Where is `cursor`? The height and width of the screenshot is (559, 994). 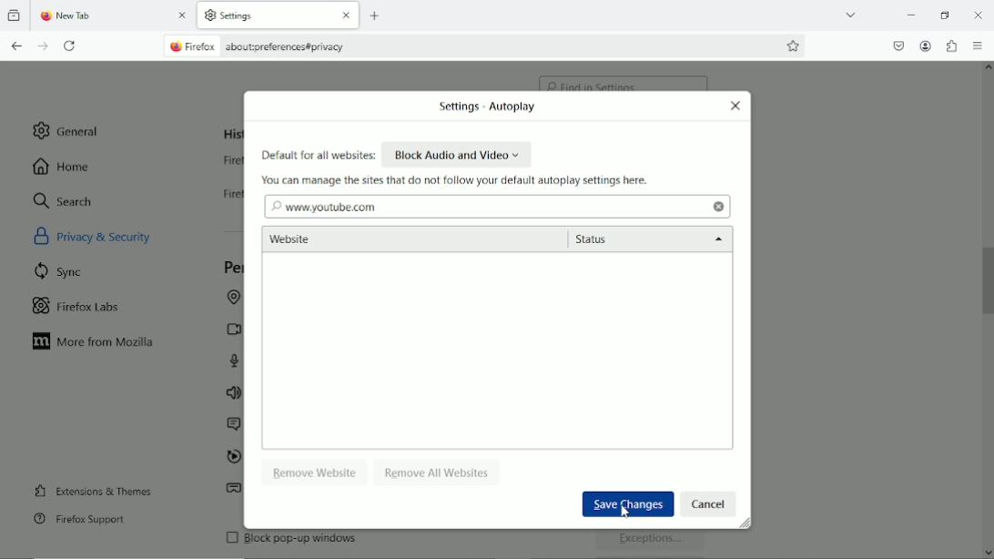
cursor is located at coordinates (625, 512).